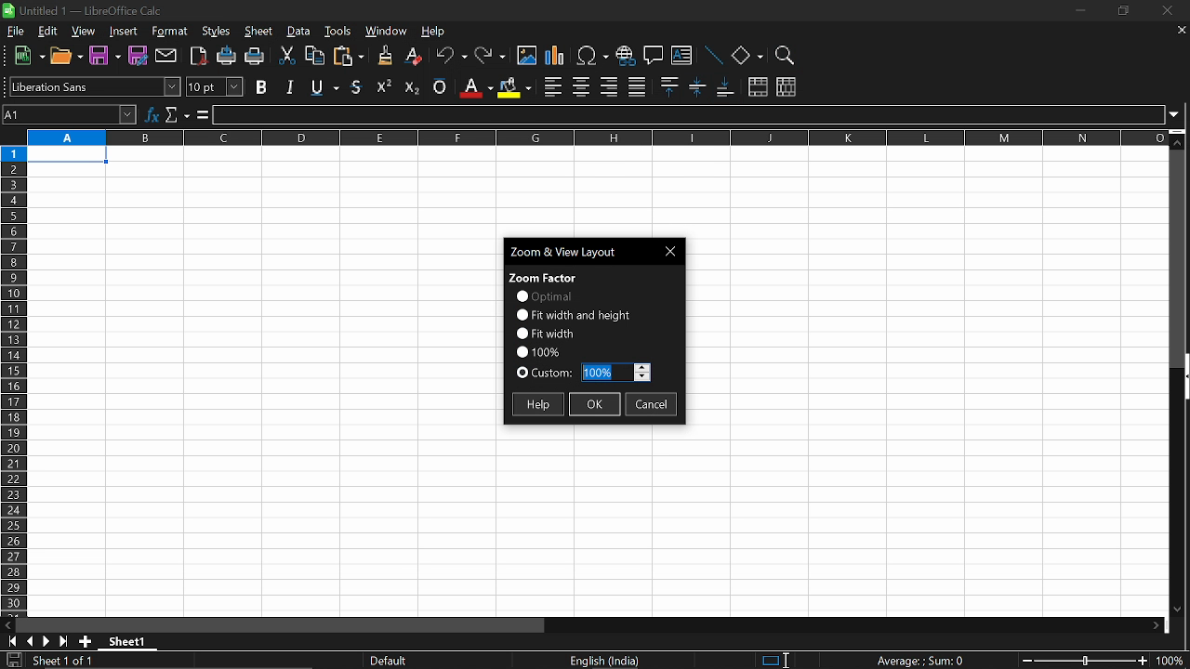 This screenshot has height=669, width=1190. What do you see at coordinates (576, 250) in the screenshot?
I see `current window` at bounding box center [576, 250].